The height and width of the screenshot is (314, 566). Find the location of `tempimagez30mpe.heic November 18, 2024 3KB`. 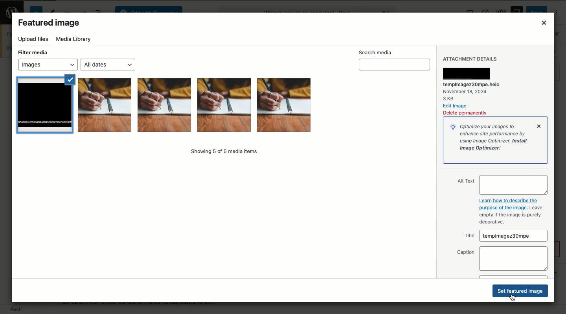

tempimagez30mpe.heic November 18, 2024 3KB is located at coordinates (471, 91).